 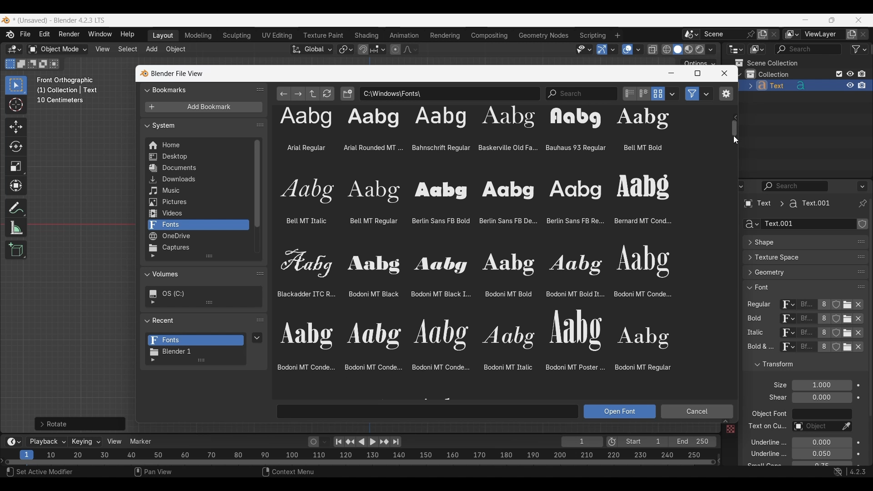 What do you see at coordinates (667, 442) in the screenshot?
I see `Final frame of the playback rendering range` at bounding box center [667, 442].